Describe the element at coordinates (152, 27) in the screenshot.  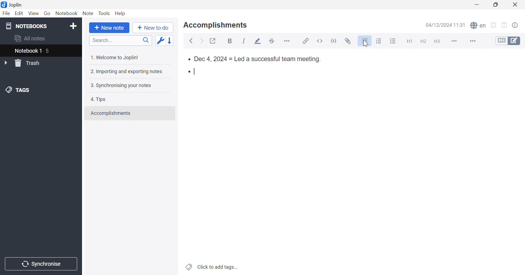
I see `New to-do` at that location.